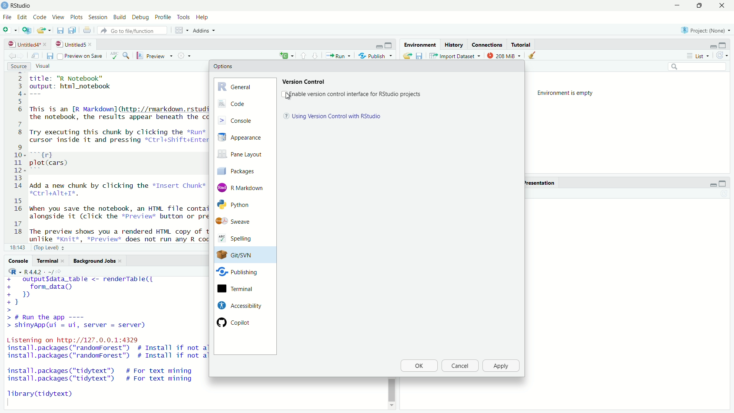  What do you see at coordinates (5, 5) in the screenshot?
I see `logo` at bounding box center [5, 5].